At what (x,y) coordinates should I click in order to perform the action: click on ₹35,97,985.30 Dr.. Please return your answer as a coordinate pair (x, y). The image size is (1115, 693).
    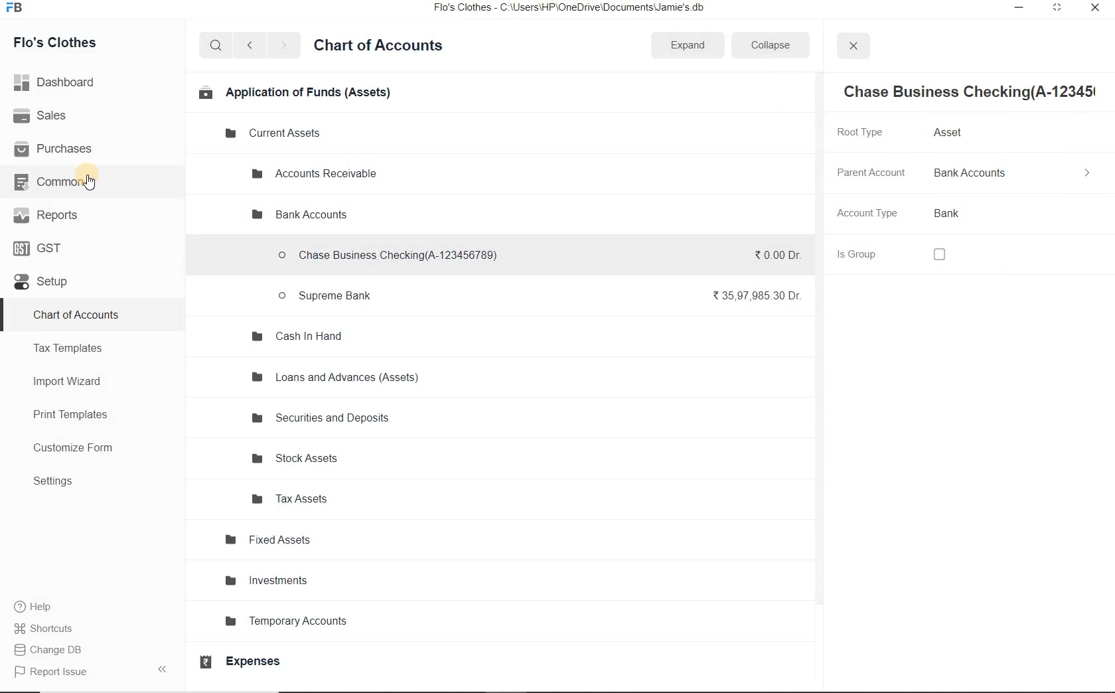
    Looking at the image, I should click on (755, 295).